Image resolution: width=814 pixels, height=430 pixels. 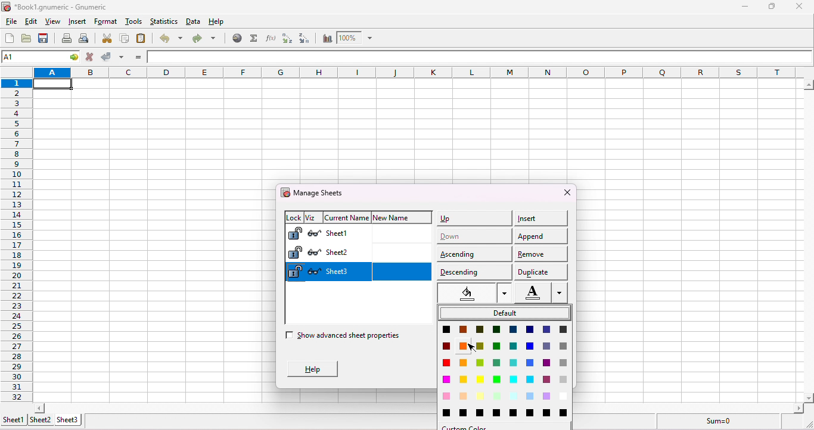 I want to click on maximize, so click(x=770, y=6).